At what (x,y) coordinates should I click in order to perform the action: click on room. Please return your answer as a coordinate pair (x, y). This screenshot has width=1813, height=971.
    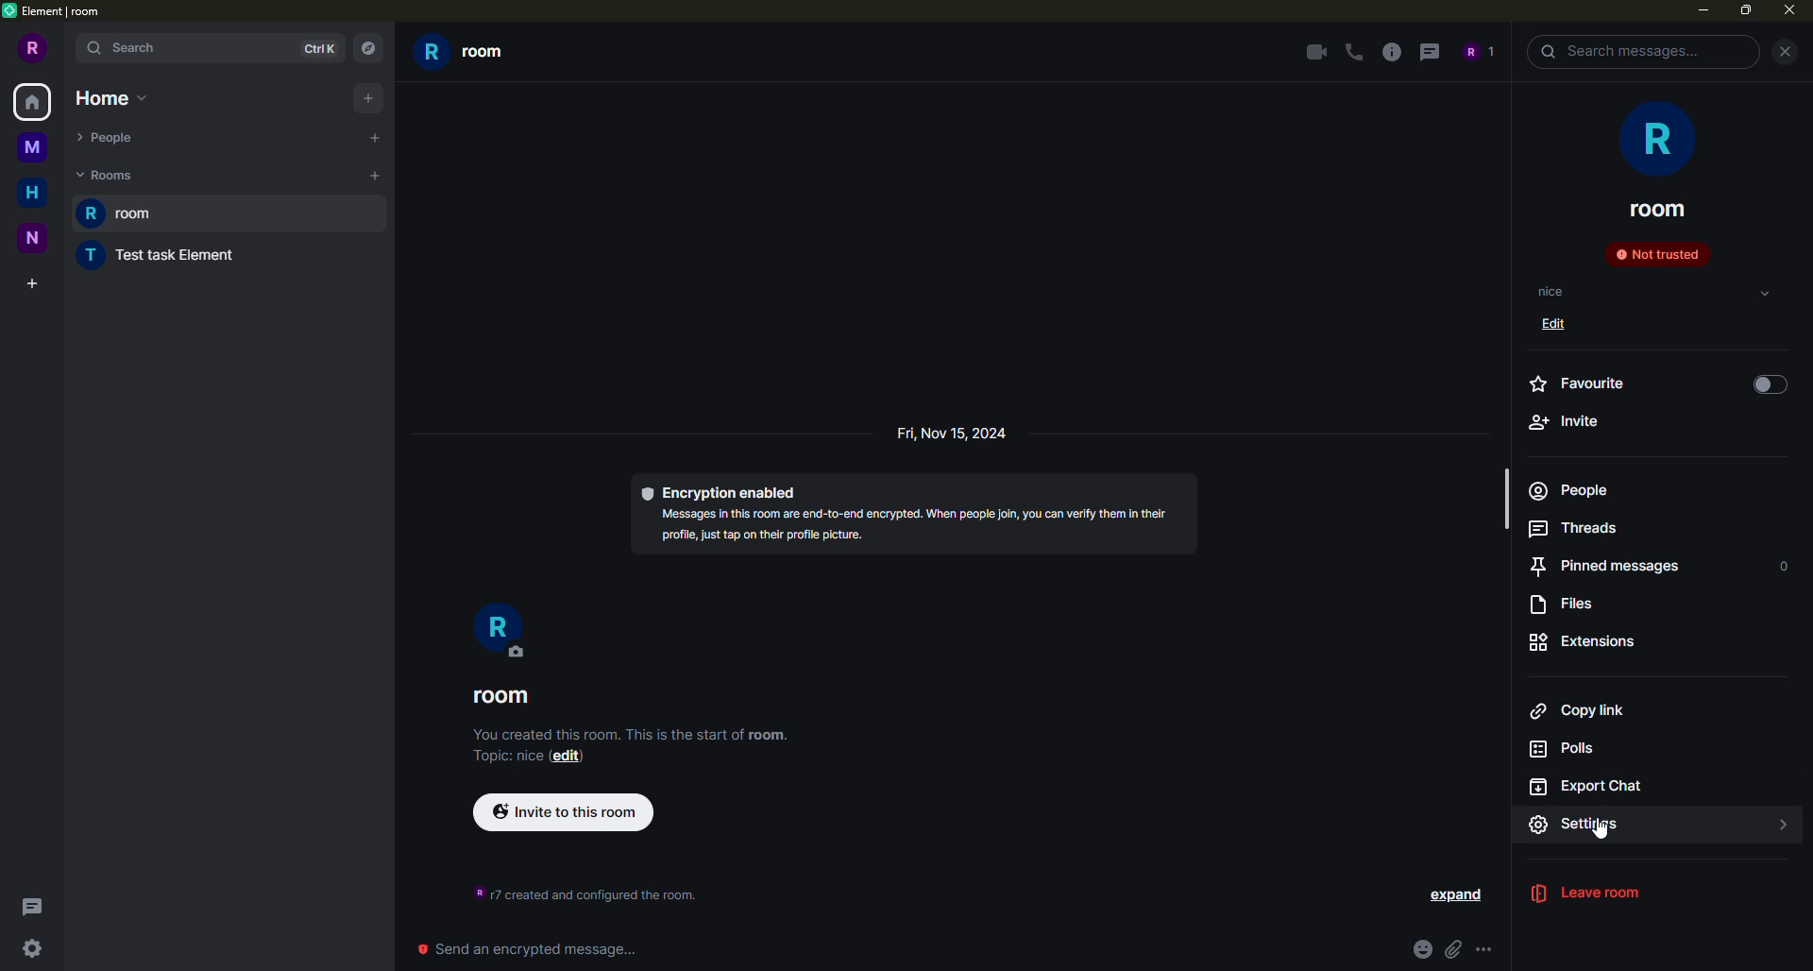
    Looking at the image, I should click on (506, 699).